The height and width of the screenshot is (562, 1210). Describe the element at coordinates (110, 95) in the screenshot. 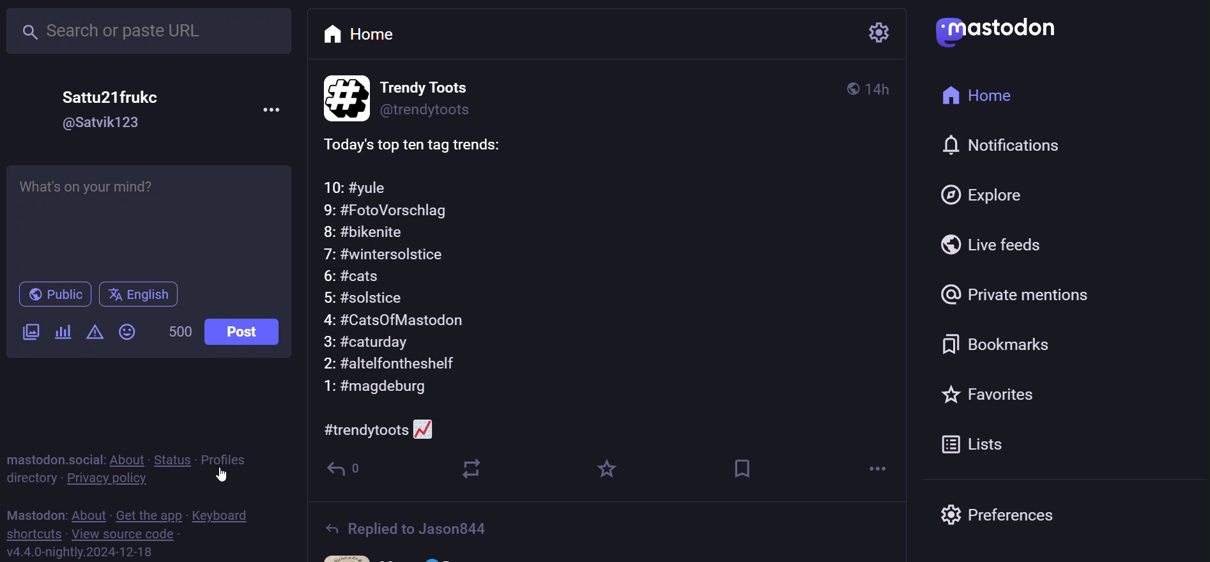

I see `Sattu21frukc` at that location.